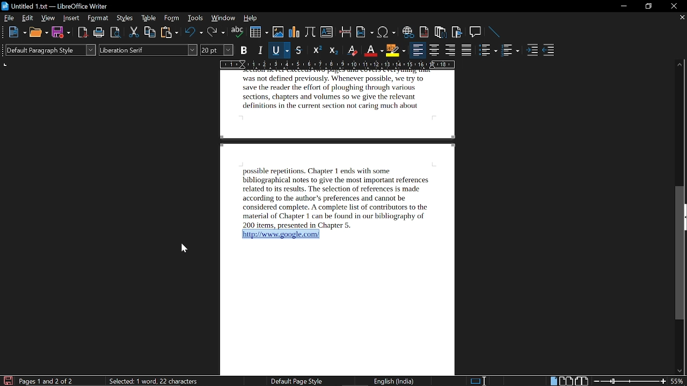 The image size is (687, 386). I want to click on insert endnote, so click(441, 33).